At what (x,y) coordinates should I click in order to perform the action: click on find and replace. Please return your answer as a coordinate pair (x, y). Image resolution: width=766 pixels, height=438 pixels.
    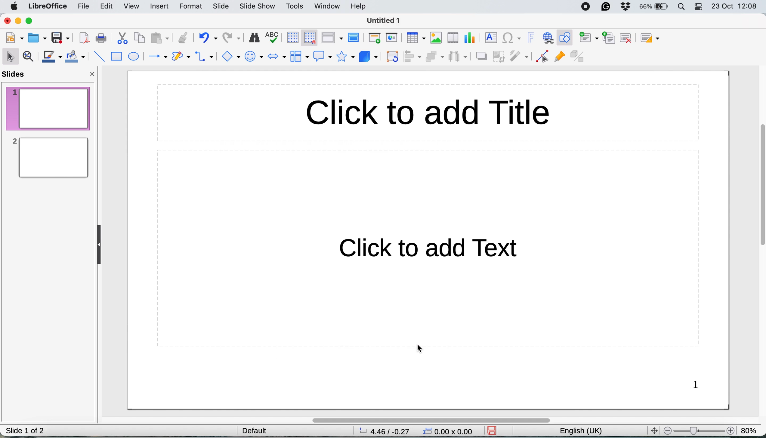
    Looking at the image, I should click on (255, 37).